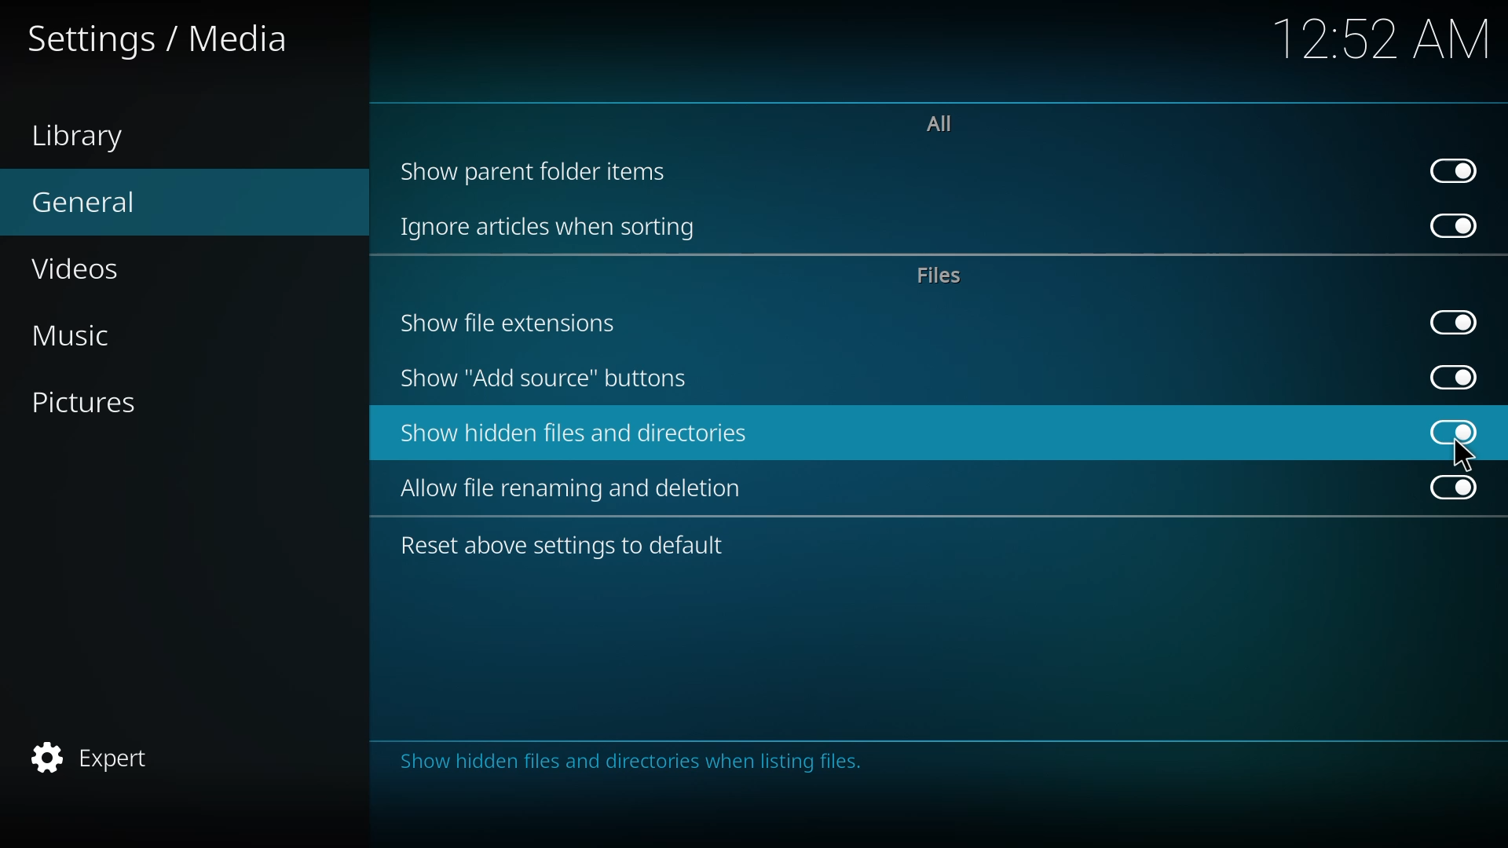  Describe the element at coordinates (537, 172) in the screenshot. I see `show parent folder items` at that location.